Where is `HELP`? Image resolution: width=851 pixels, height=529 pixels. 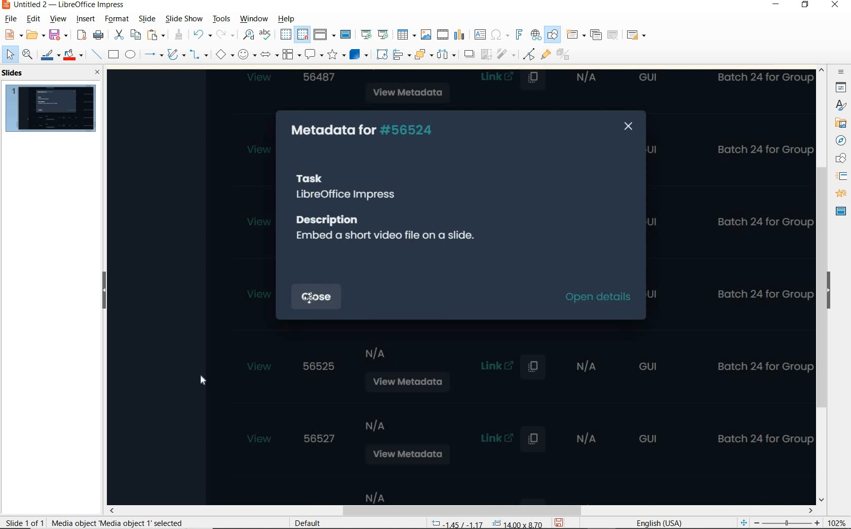 HELP is located at coordinates (287, 19).